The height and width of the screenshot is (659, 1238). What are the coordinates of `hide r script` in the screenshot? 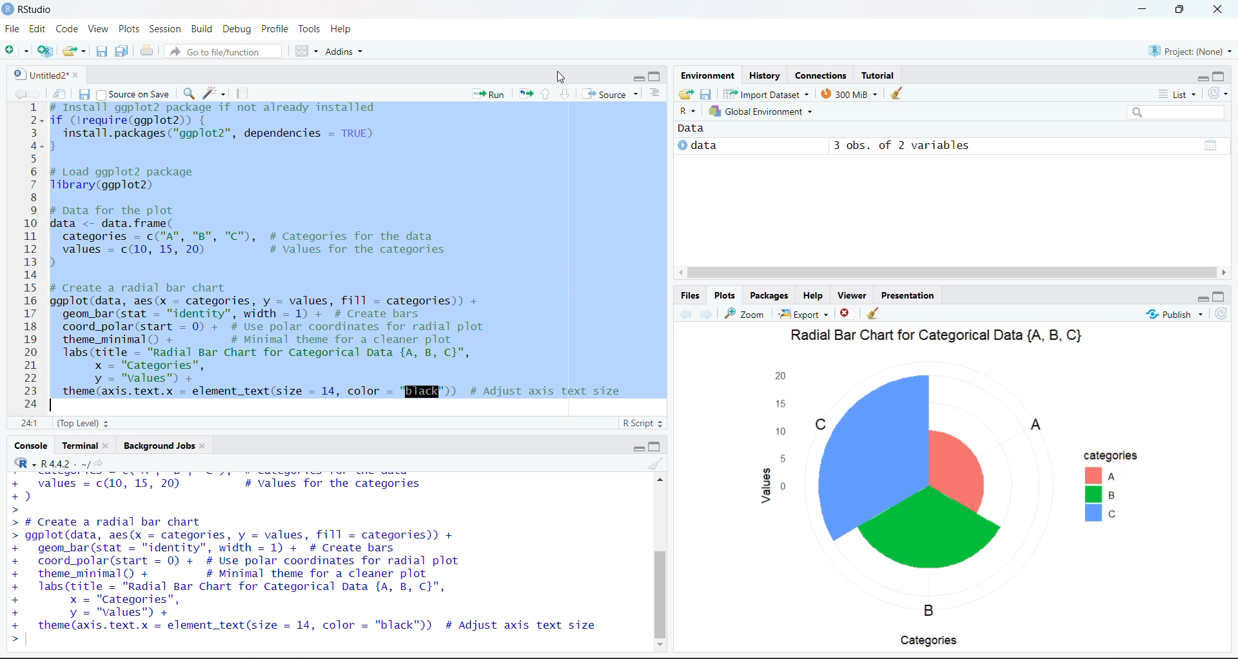 It's located at (634, 78).